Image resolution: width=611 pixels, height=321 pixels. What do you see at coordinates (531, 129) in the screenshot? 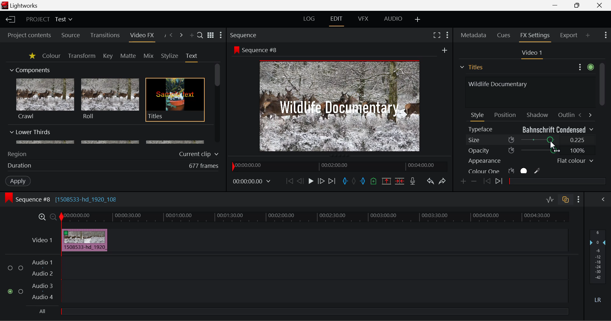
I see `Typeface` at bounding box center [531, 129].